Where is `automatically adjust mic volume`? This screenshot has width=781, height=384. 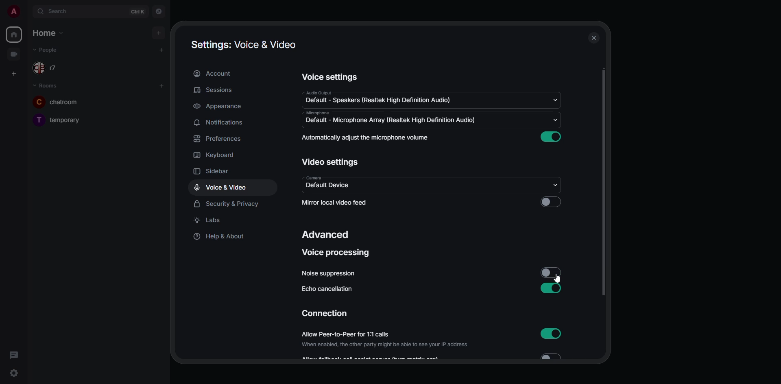
automatically adjust mic volume is located at coordinates (365, 137).